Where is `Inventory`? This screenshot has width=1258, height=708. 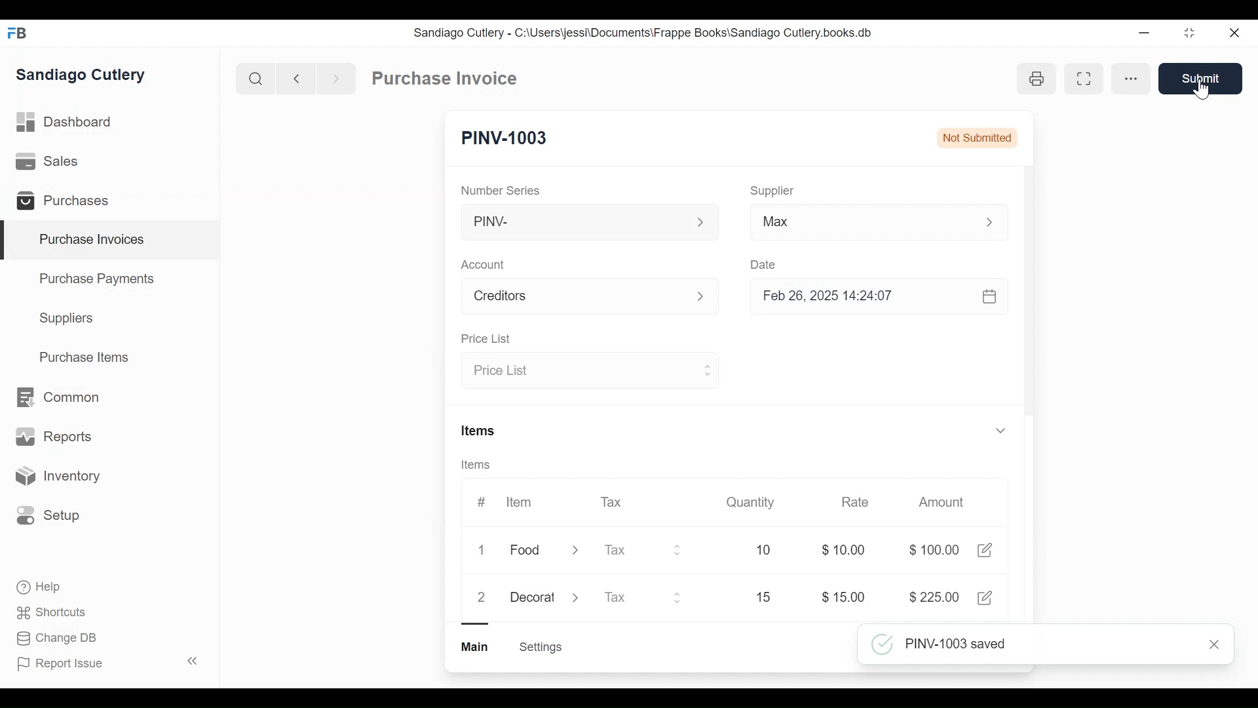 Inventory is located at coordinates (56, 477).